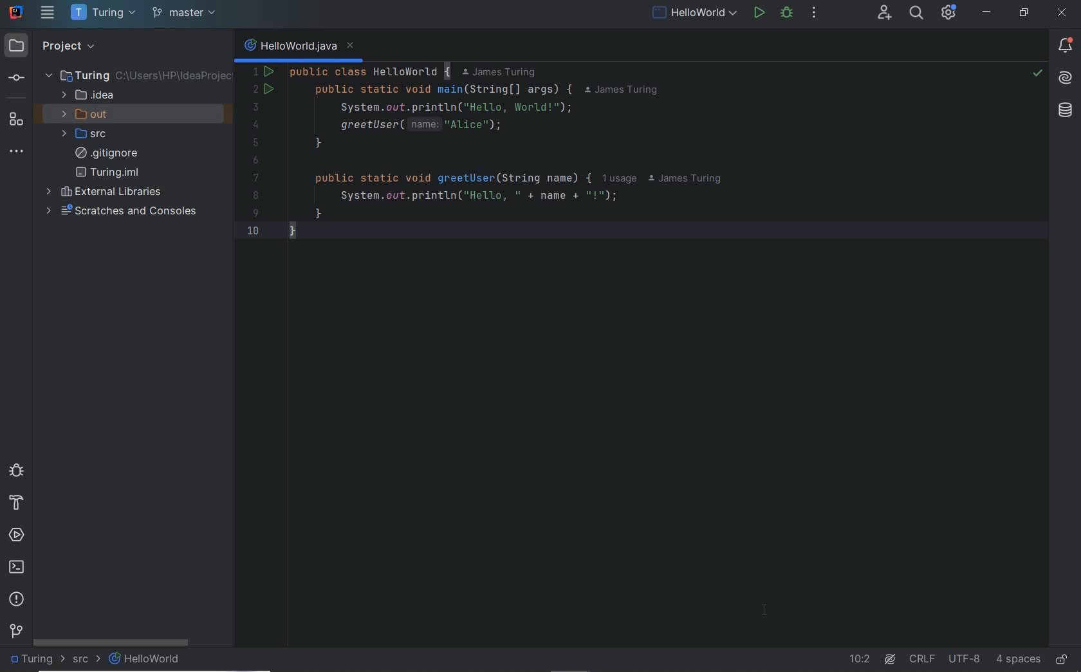 The image size is (1081, 672). I want to click on I-beam cursor, so click(766, 605).